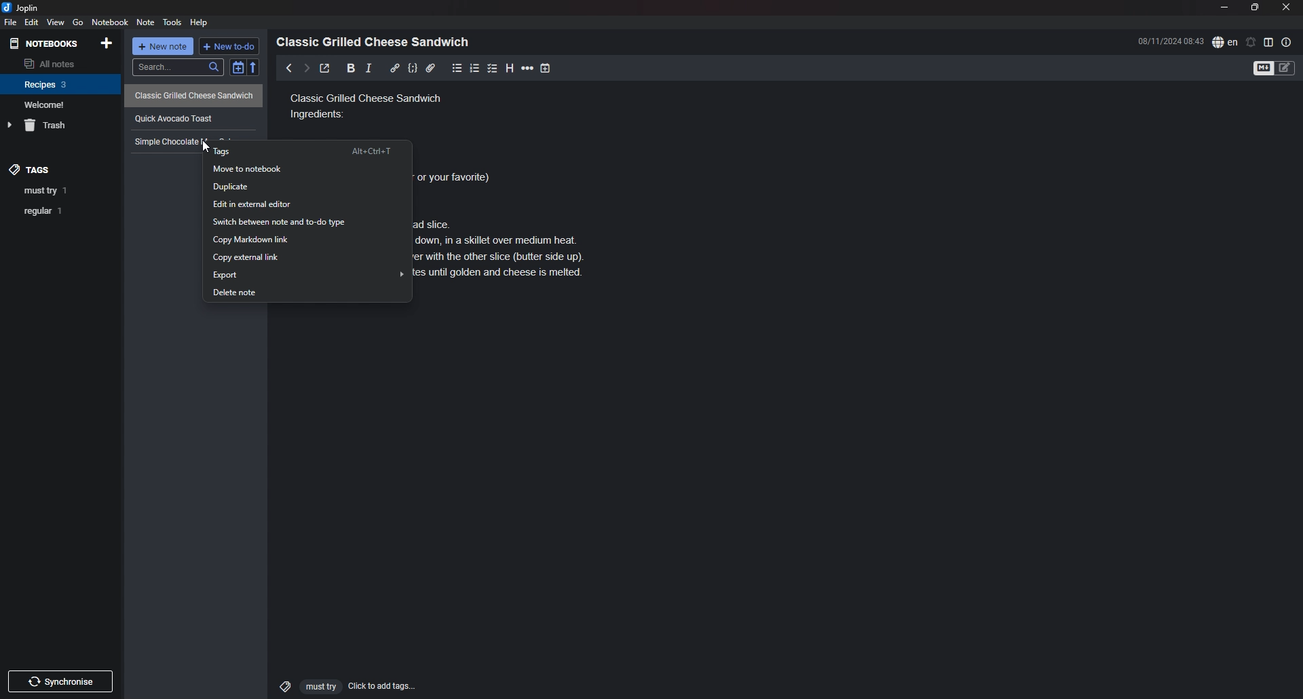 This screenshot has width=1303, height=699. I want to click on move to notebook, so click(307, 168).